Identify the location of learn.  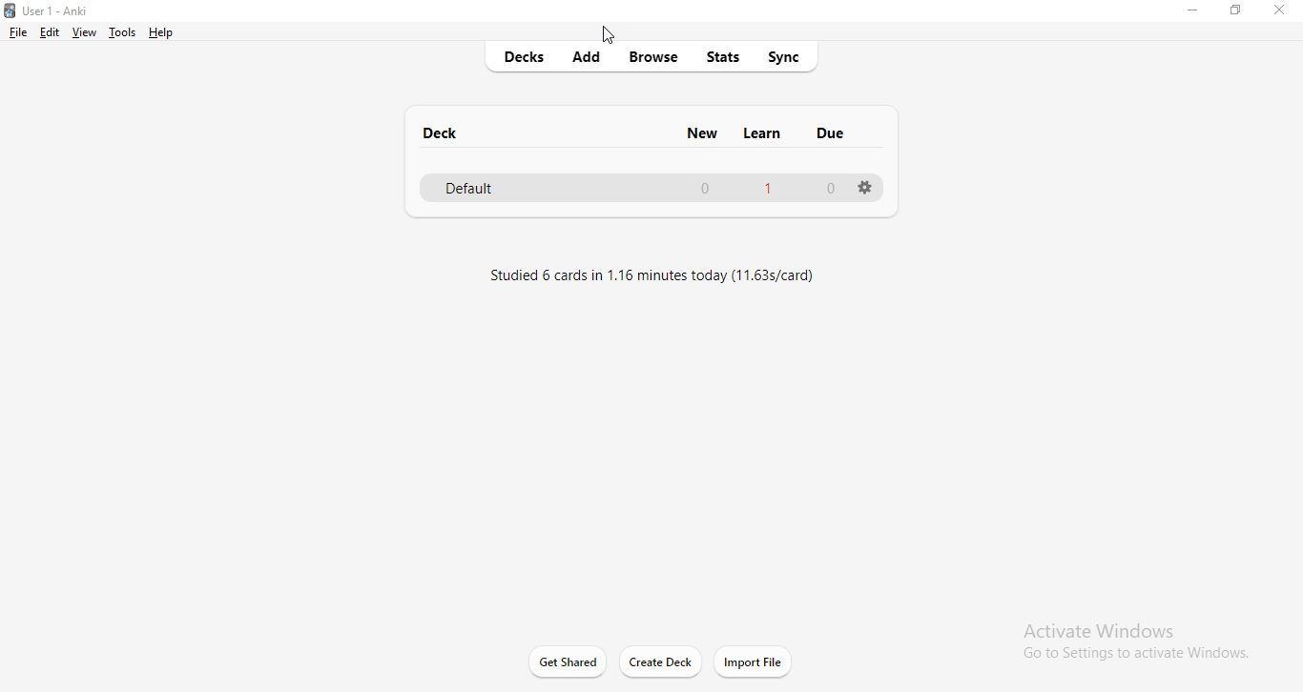
(768, 132).